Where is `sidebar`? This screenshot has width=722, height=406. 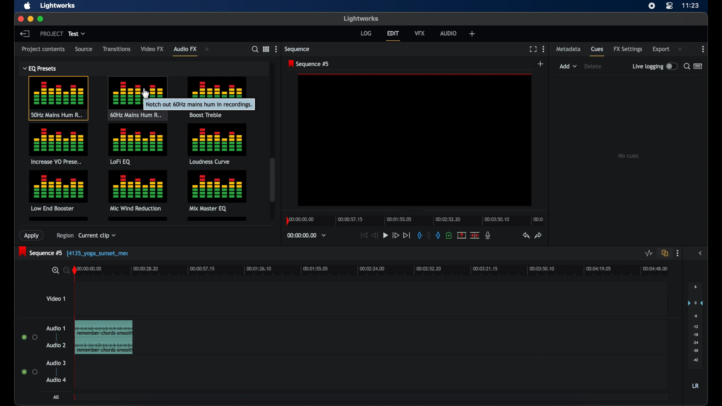 sidebar is located at coordinates (701, 253).